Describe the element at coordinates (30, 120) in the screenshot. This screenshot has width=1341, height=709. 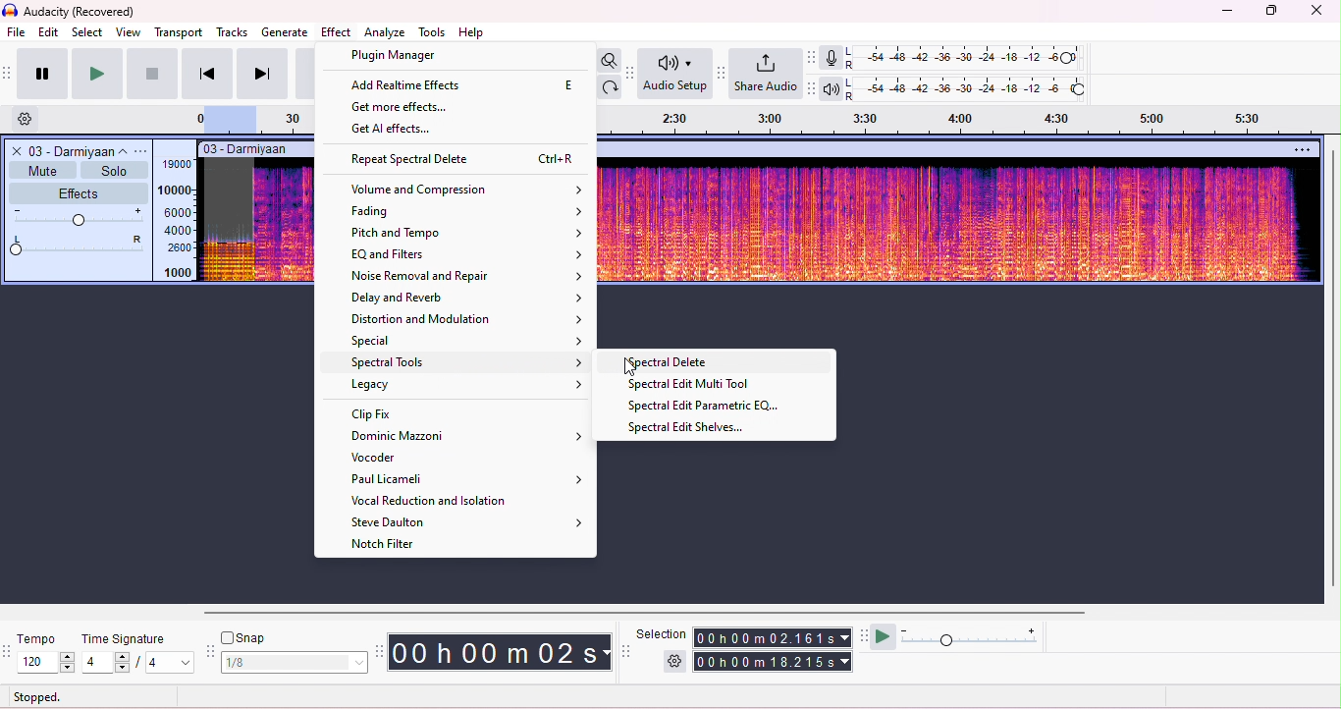
I see `settings` at that location.